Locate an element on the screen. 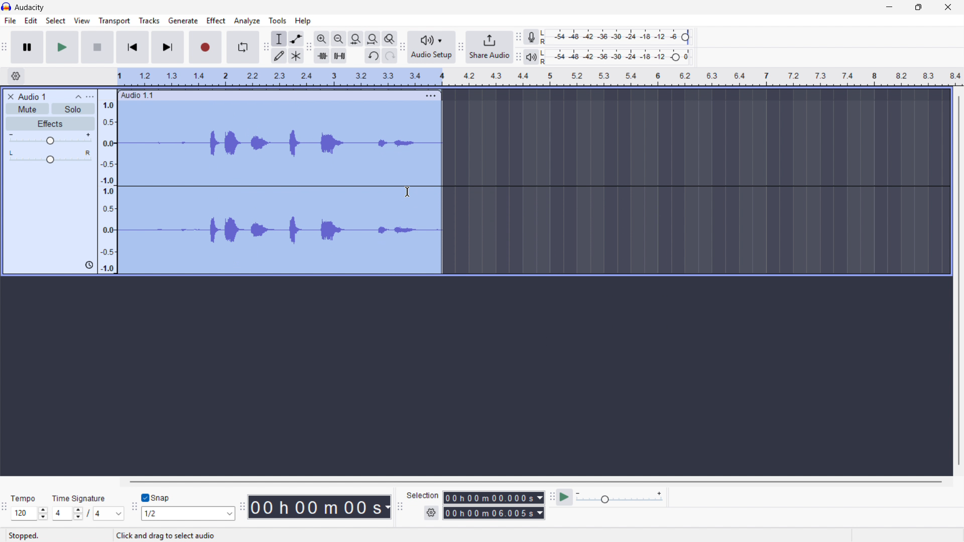  undo is located at coordinates (373, 56).